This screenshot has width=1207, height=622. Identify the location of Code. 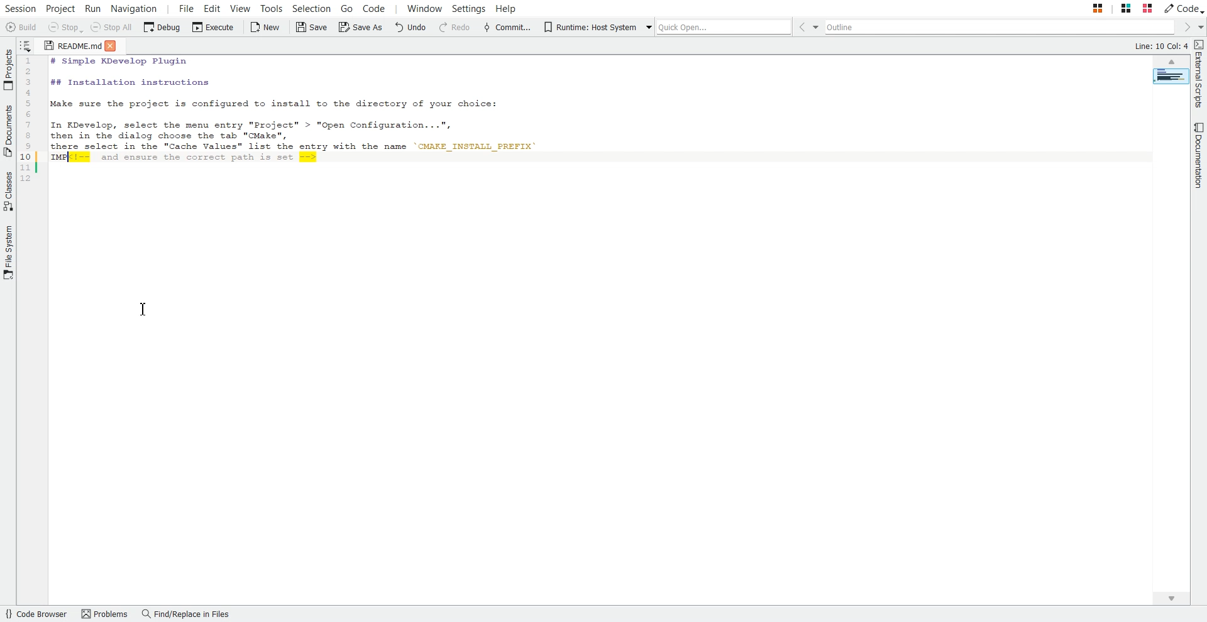
(1184, 8).